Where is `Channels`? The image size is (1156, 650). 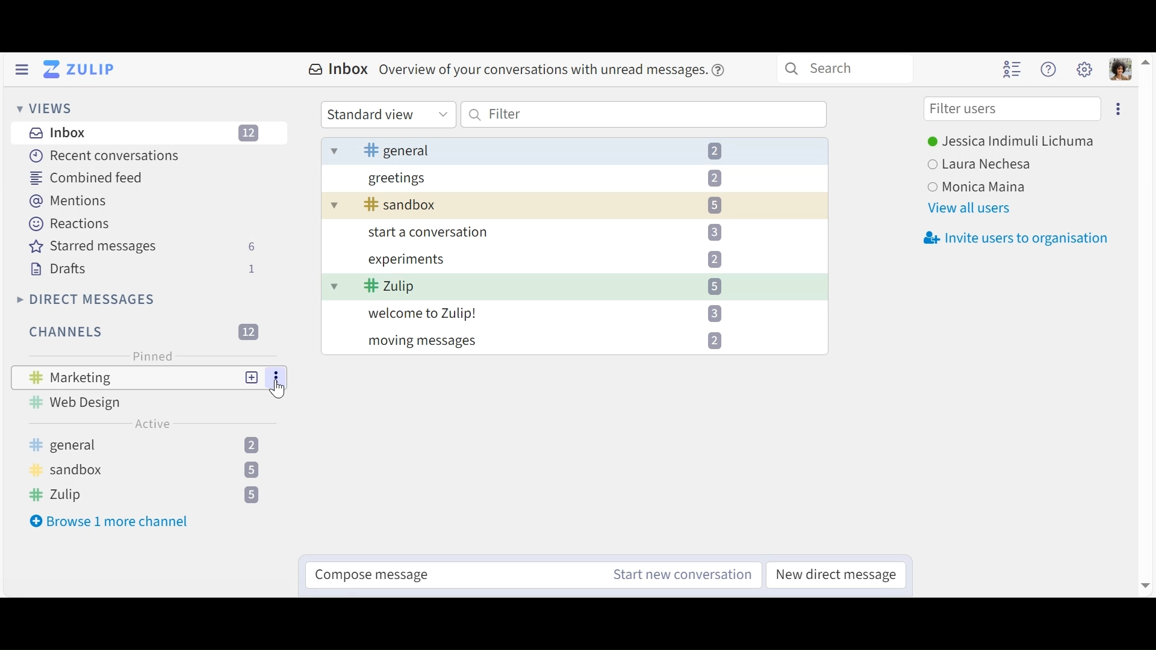
Channels is located at coordinates (152, 470).